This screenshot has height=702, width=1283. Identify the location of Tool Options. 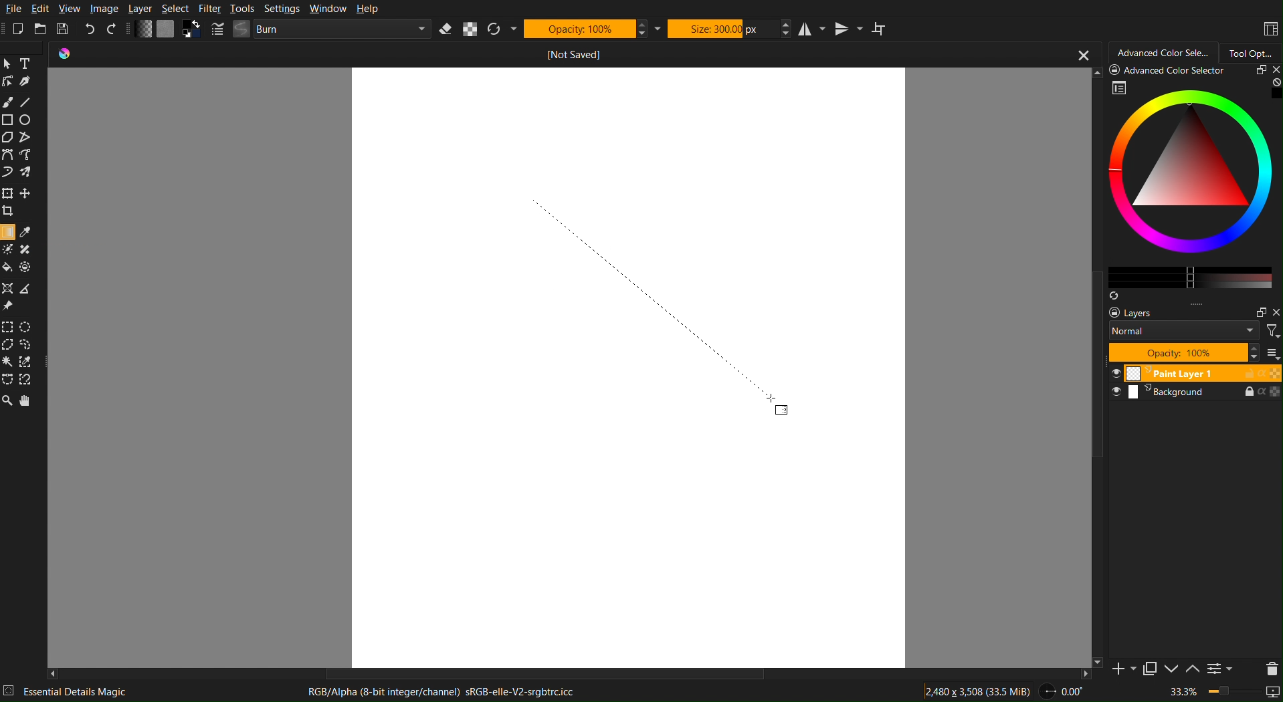
(1252, 51).